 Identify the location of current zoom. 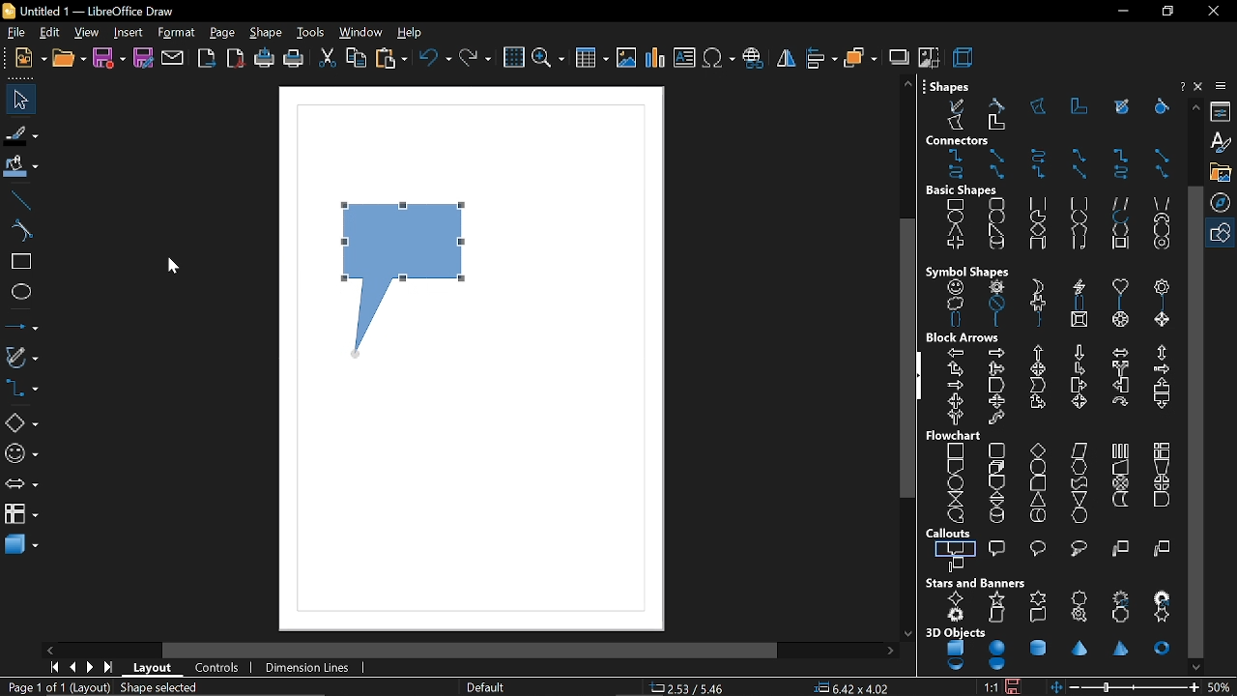
(1221, 687).